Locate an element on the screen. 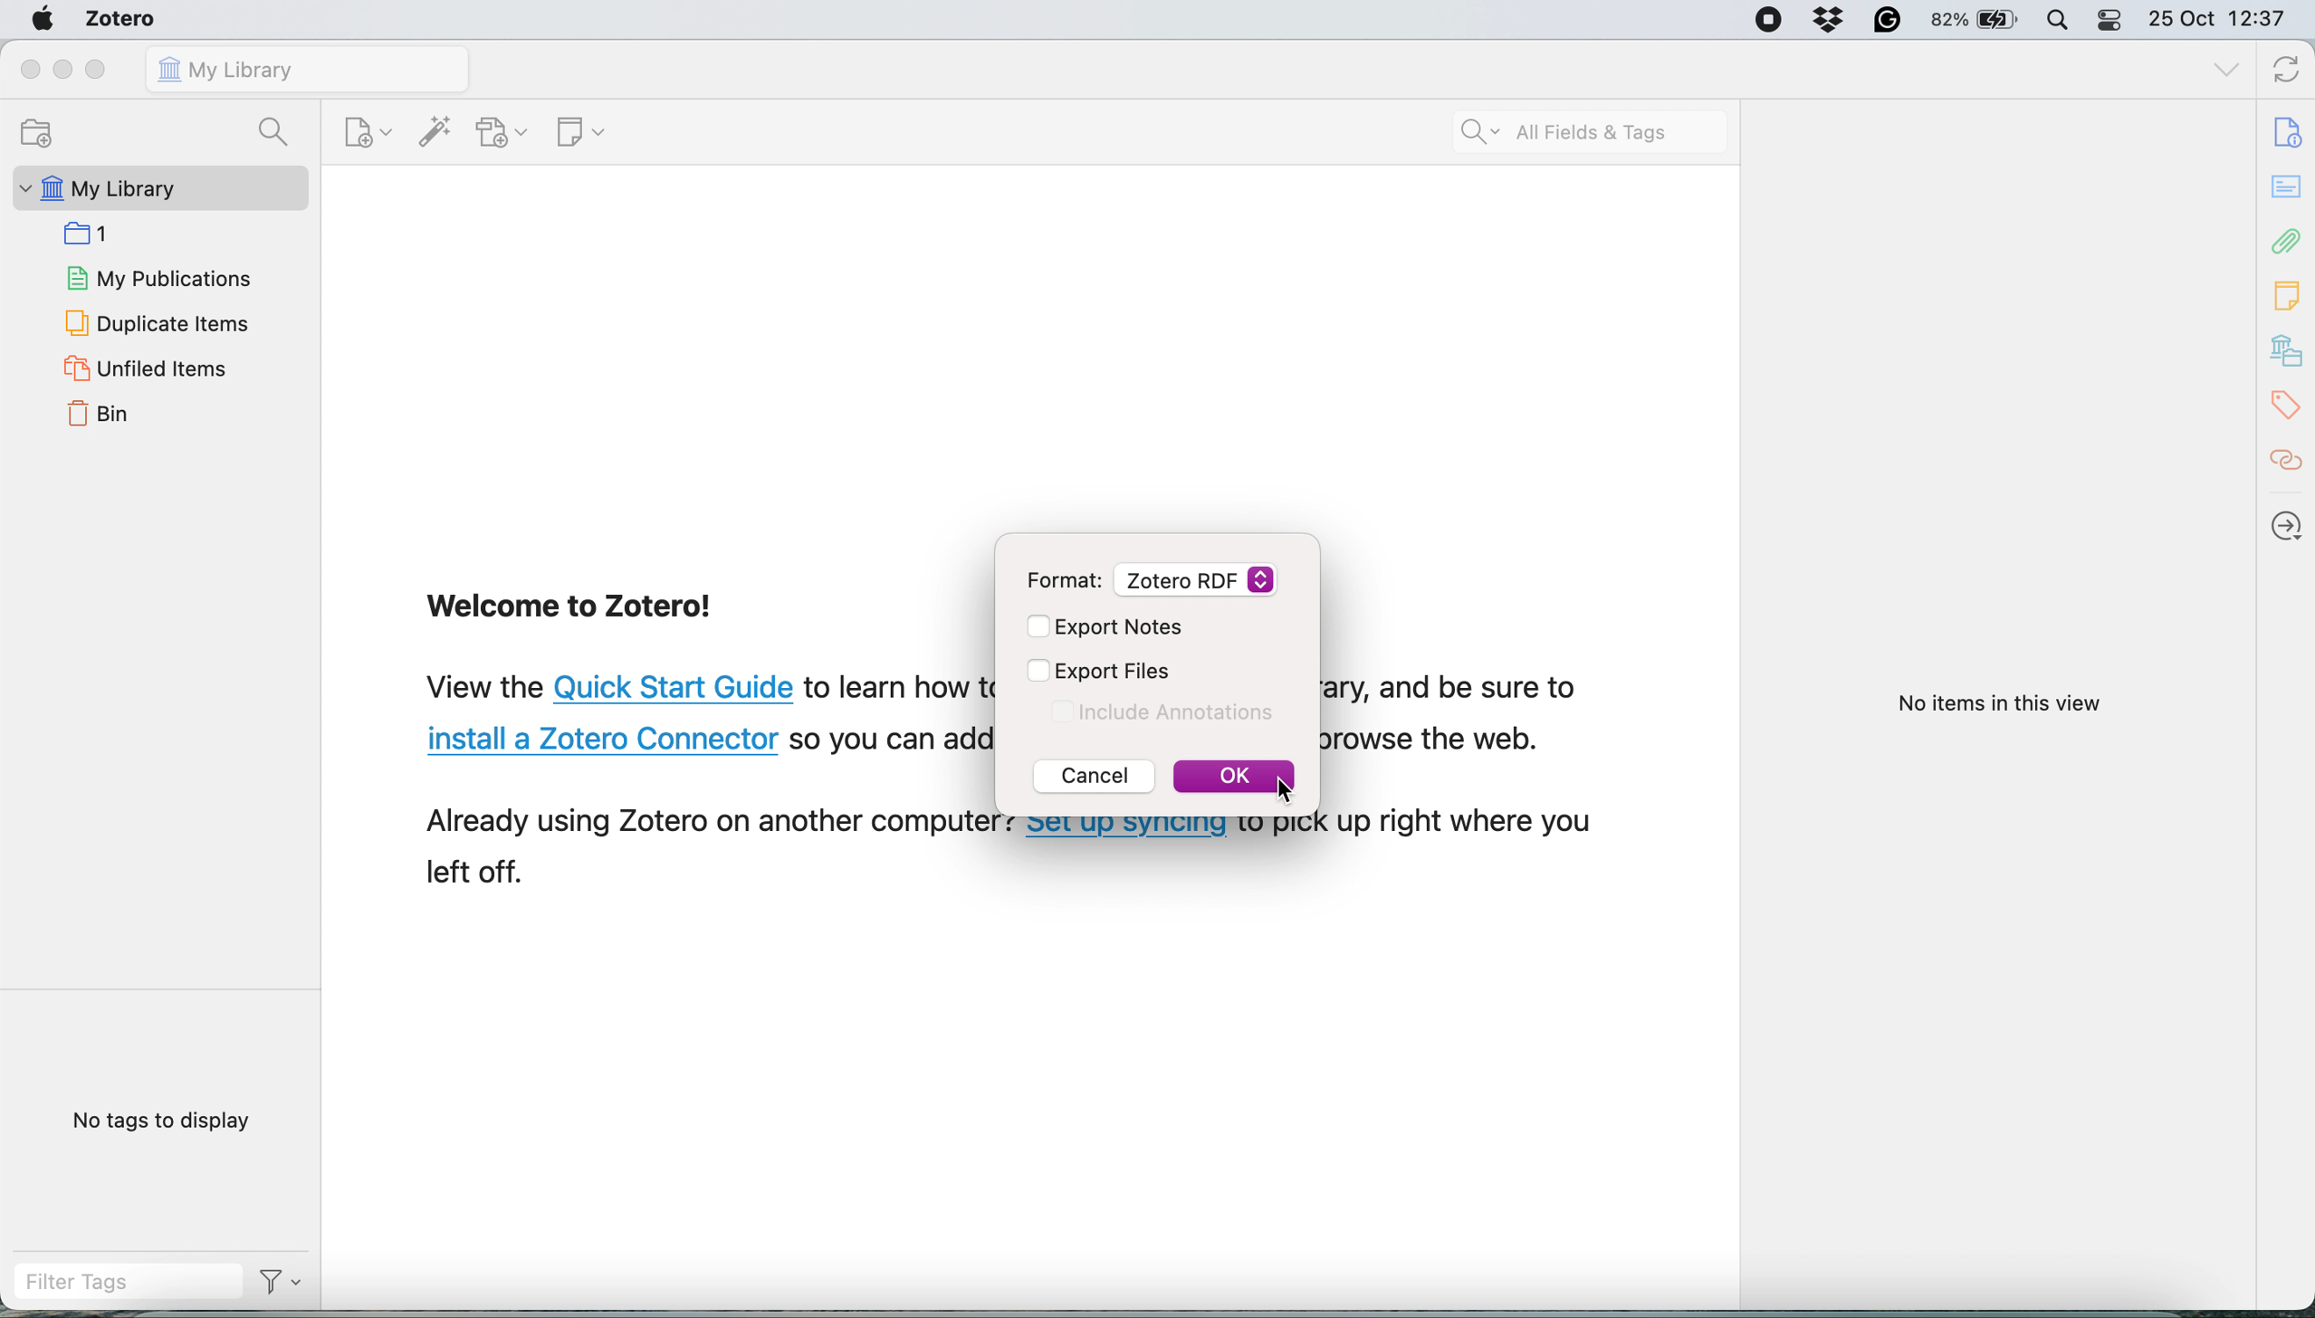  bin is located at coordinates (100, 418).